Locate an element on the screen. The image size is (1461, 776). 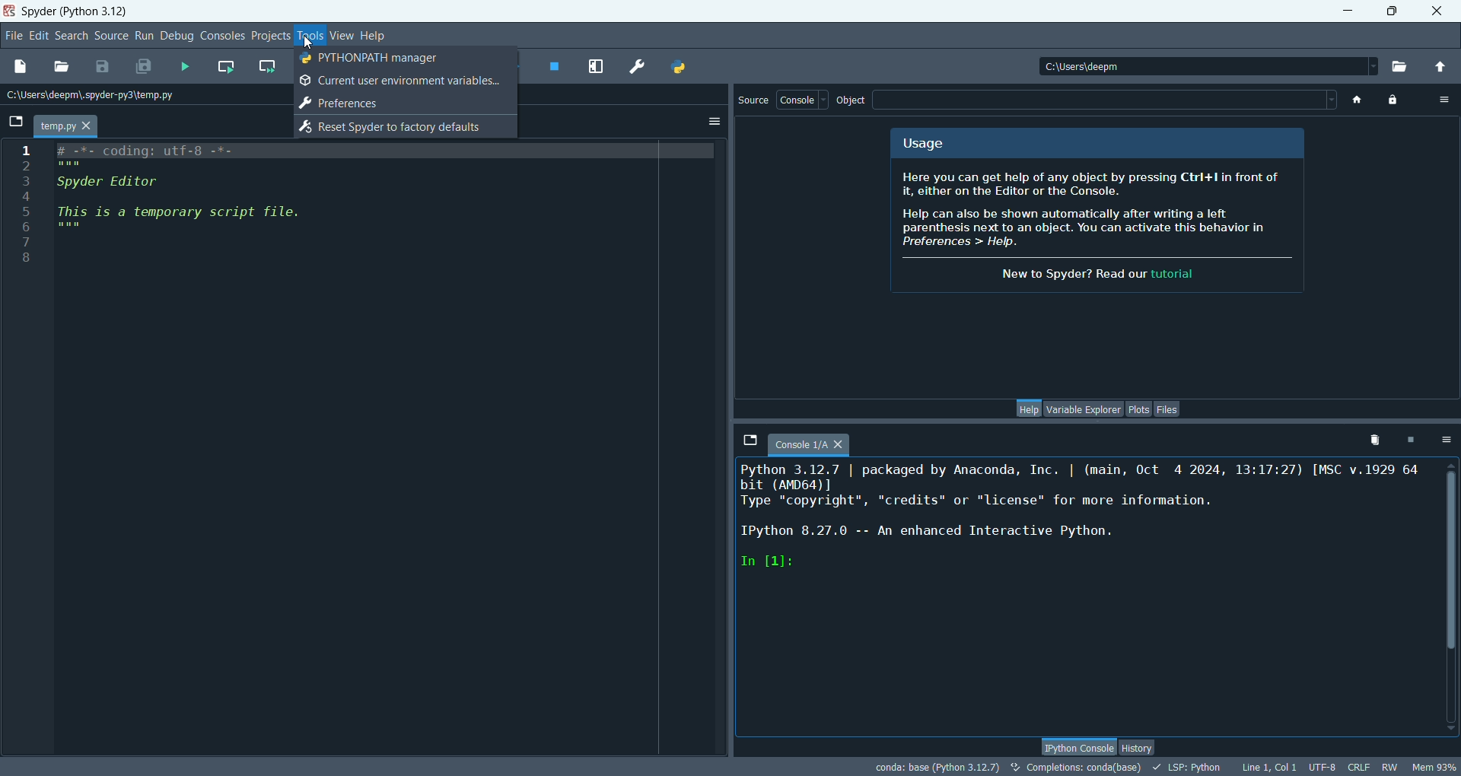
lock is located at coordinates (1393, 98).